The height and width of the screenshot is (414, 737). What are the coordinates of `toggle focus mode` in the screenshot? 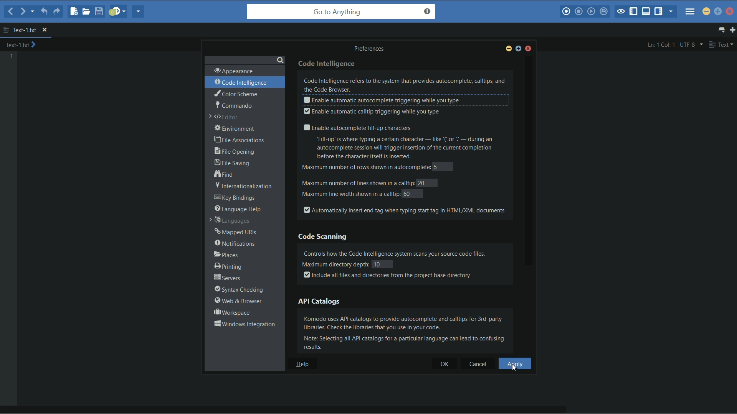 It's located at (621, 12).